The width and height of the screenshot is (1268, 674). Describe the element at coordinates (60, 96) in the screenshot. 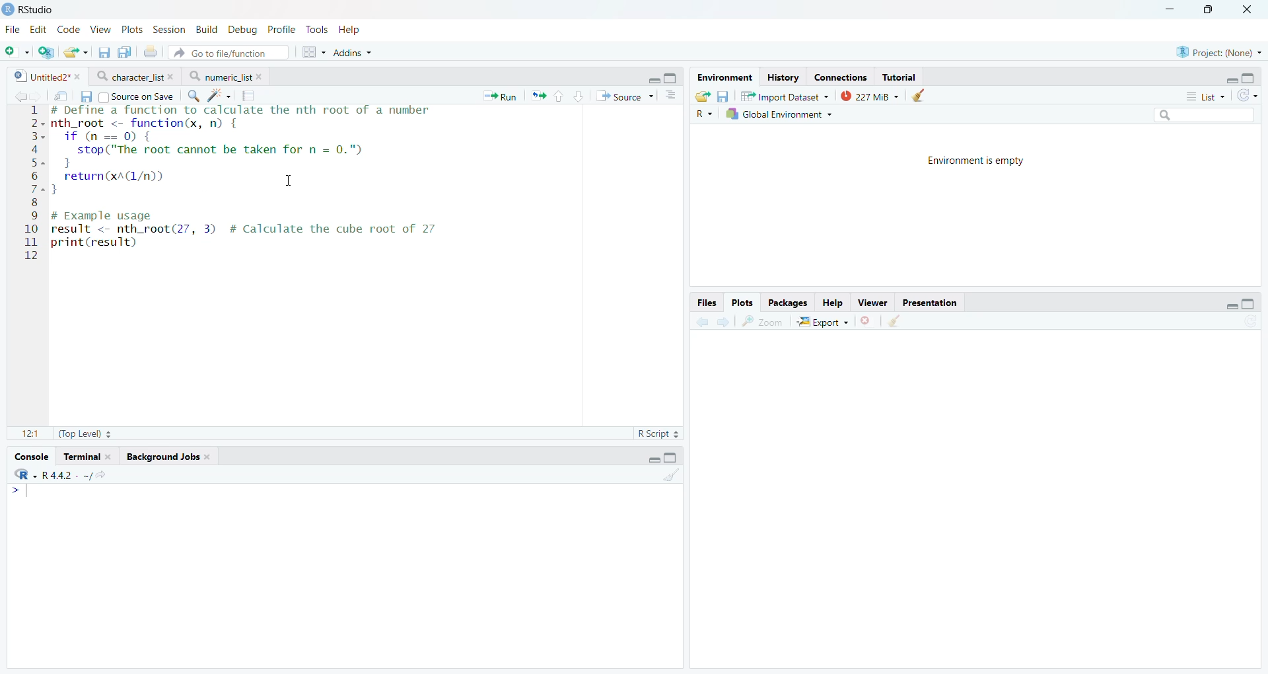

I see `Open in new window` at that location.